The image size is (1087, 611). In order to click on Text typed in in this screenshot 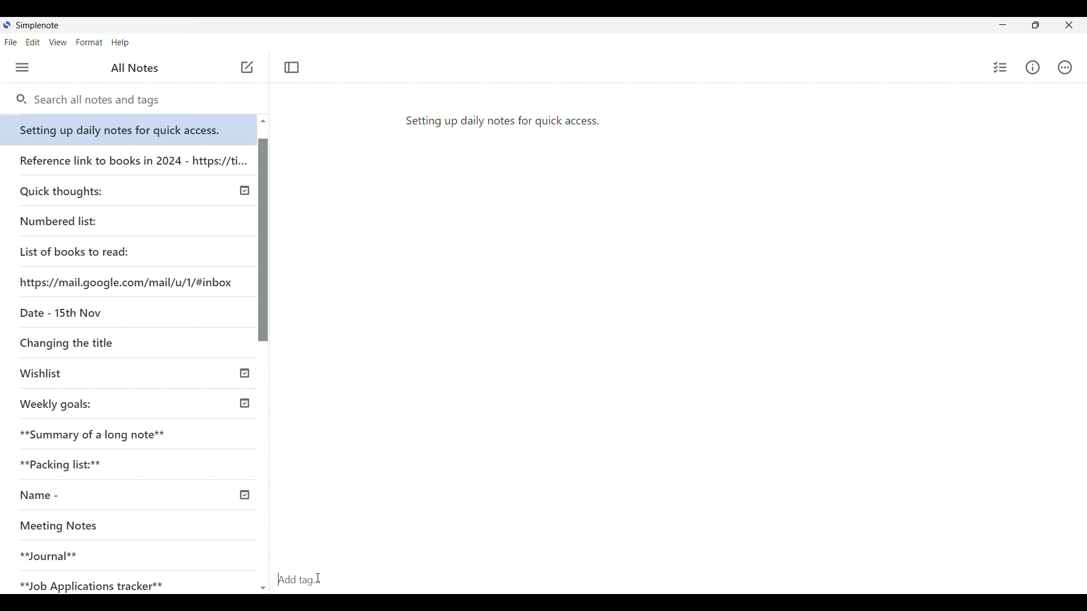, I will do `click(502, 119)`.